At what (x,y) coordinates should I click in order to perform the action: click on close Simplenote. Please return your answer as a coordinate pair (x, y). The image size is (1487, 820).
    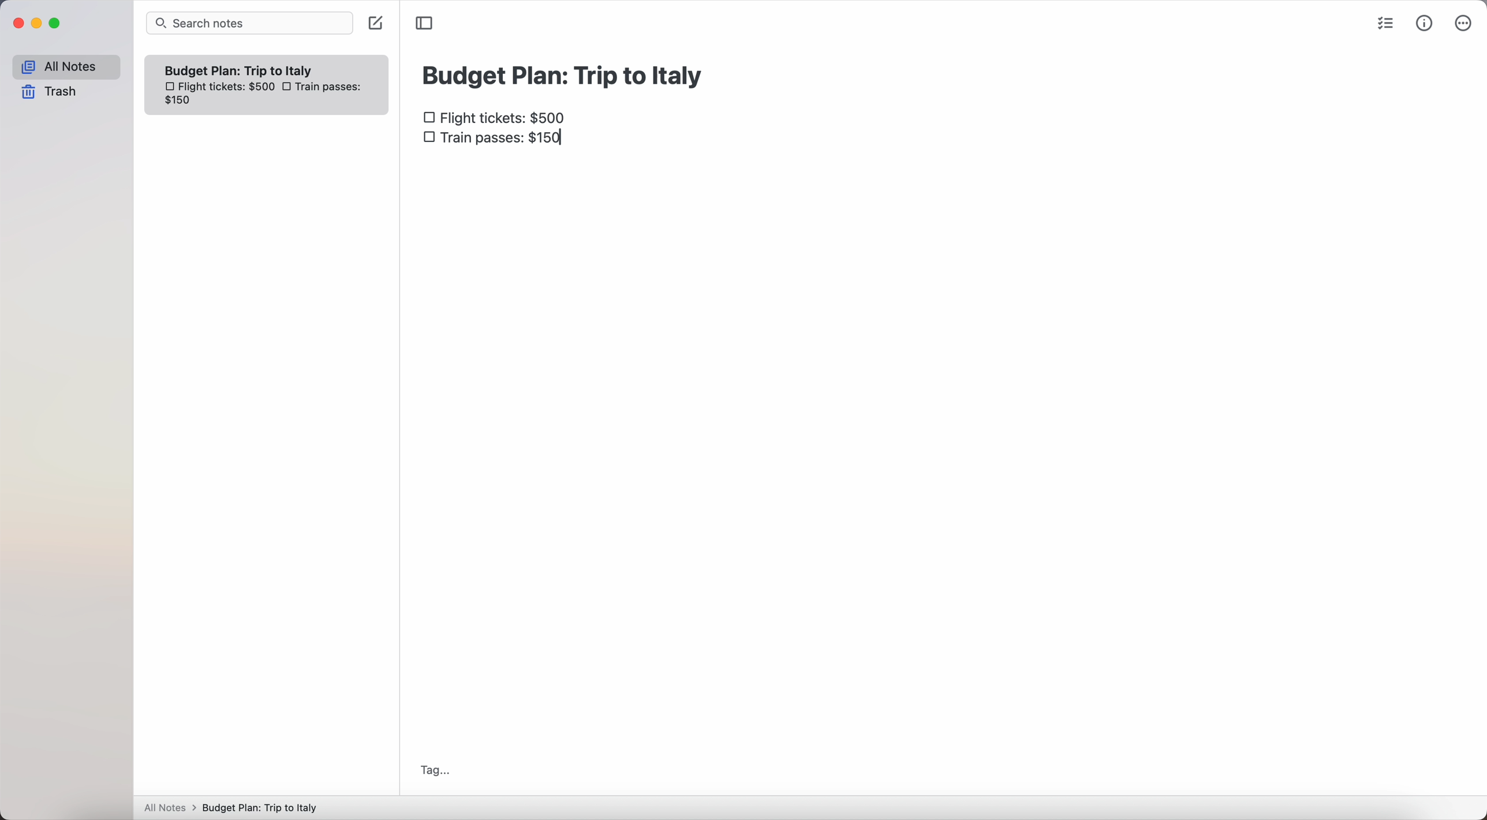
    Looking at the image, I should click on (18, 23).